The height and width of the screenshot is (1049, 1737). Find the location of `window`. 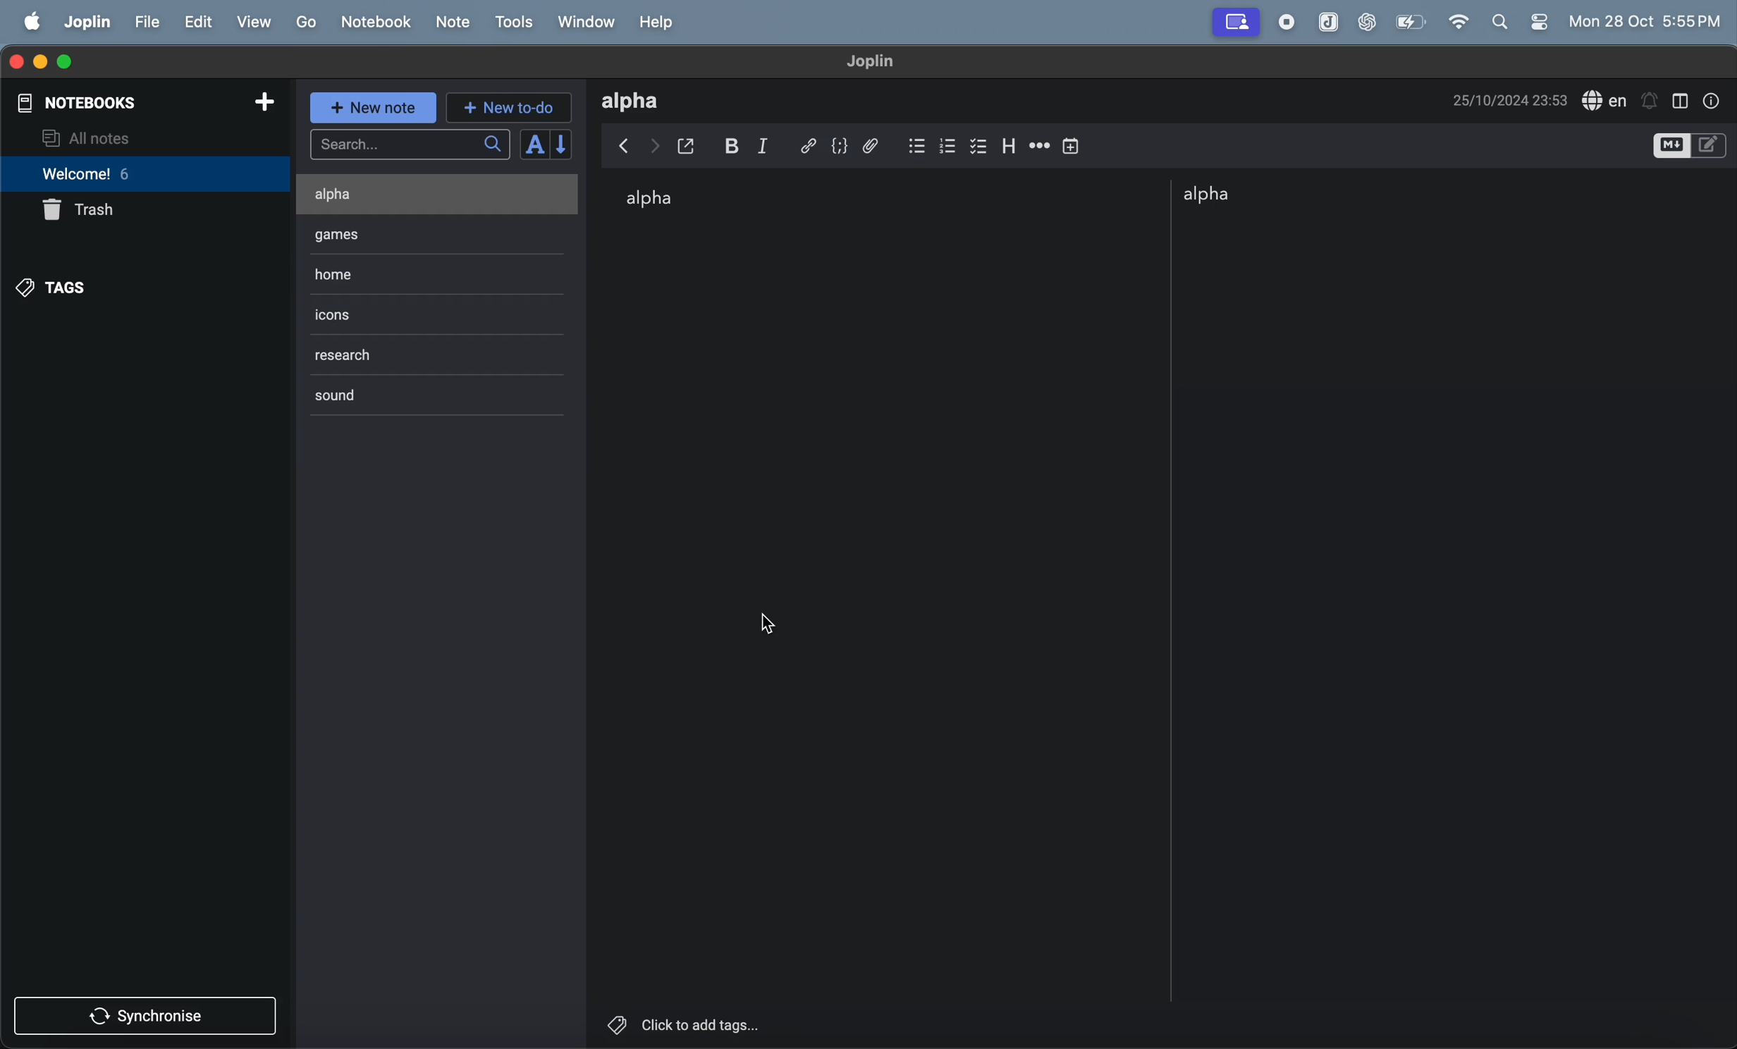

window is located at coordinates (589, 22).